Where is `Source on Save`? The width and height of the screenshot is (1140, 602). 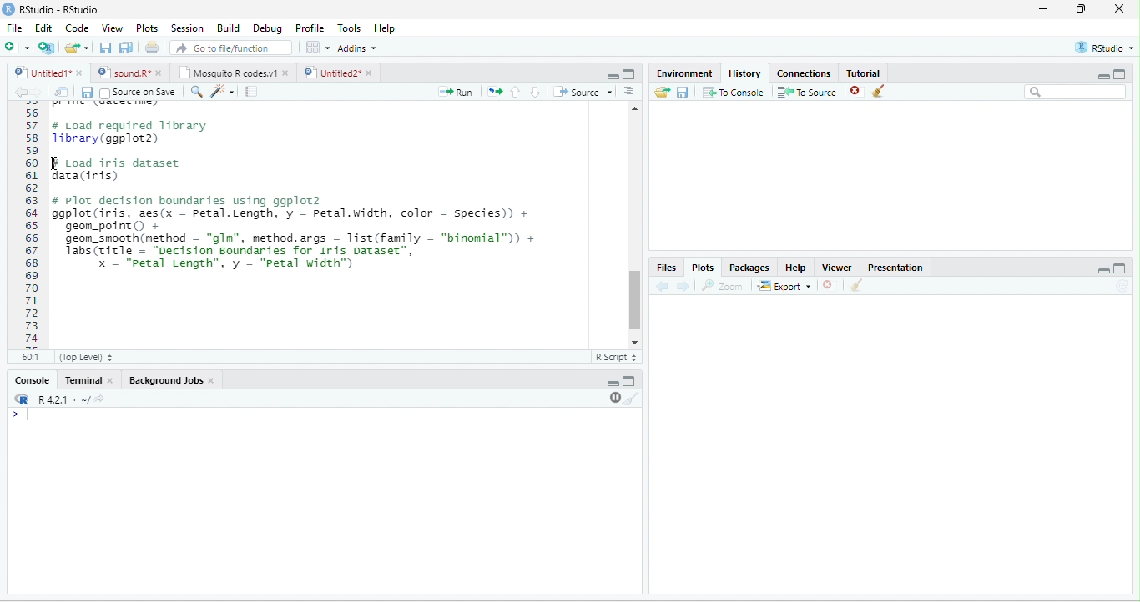
Source on Save is located at coordinates (137, 93).